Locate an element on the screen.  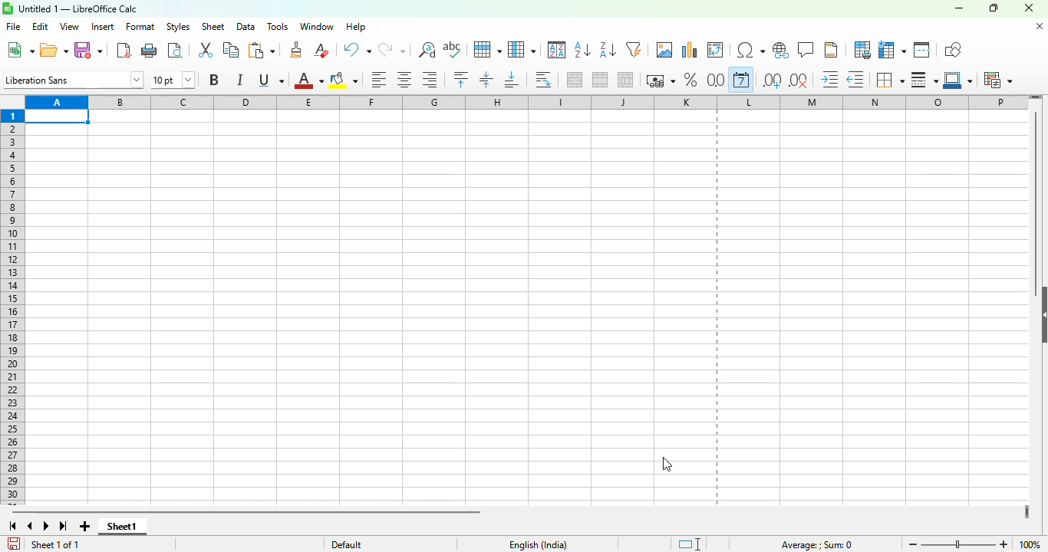
align bottom is located at coordinates (512, 80).